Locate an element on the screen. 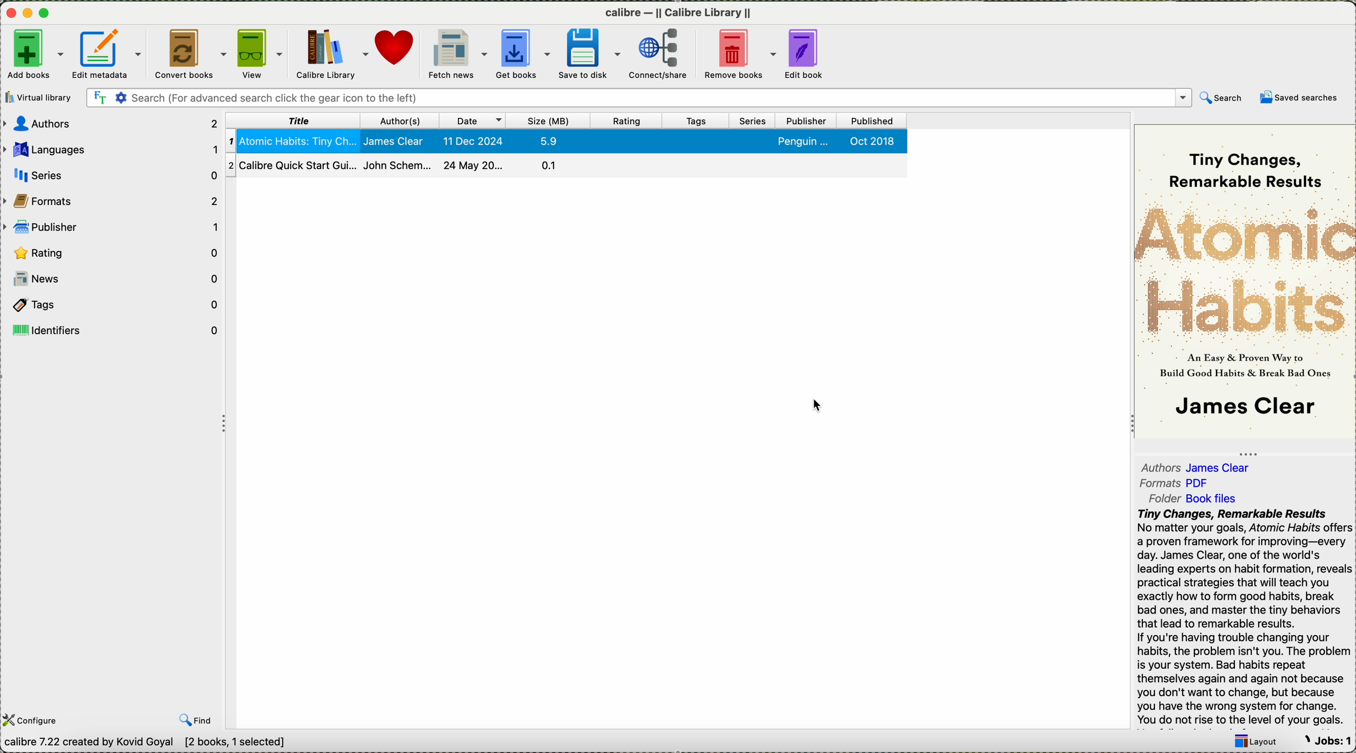 Image resolution: width=1356 pixels, height=753 pixels. save to disk is located at coordinates (592, 55).